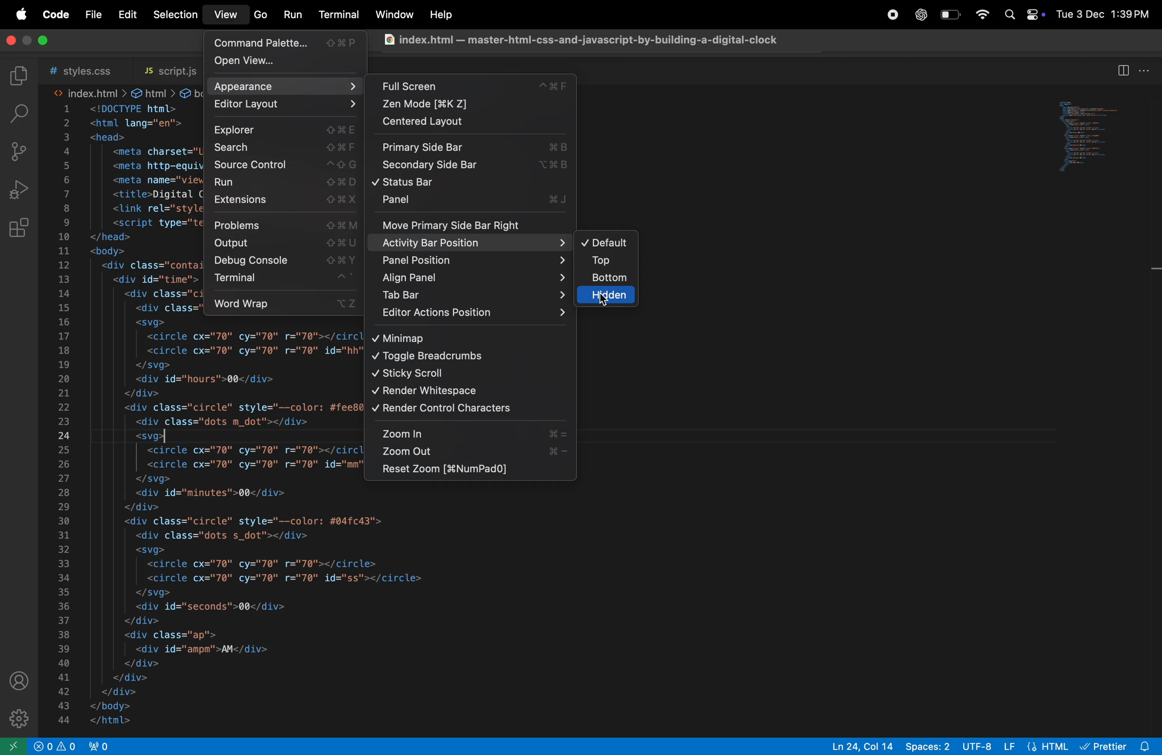  I want to click on search, so click(281, 148).